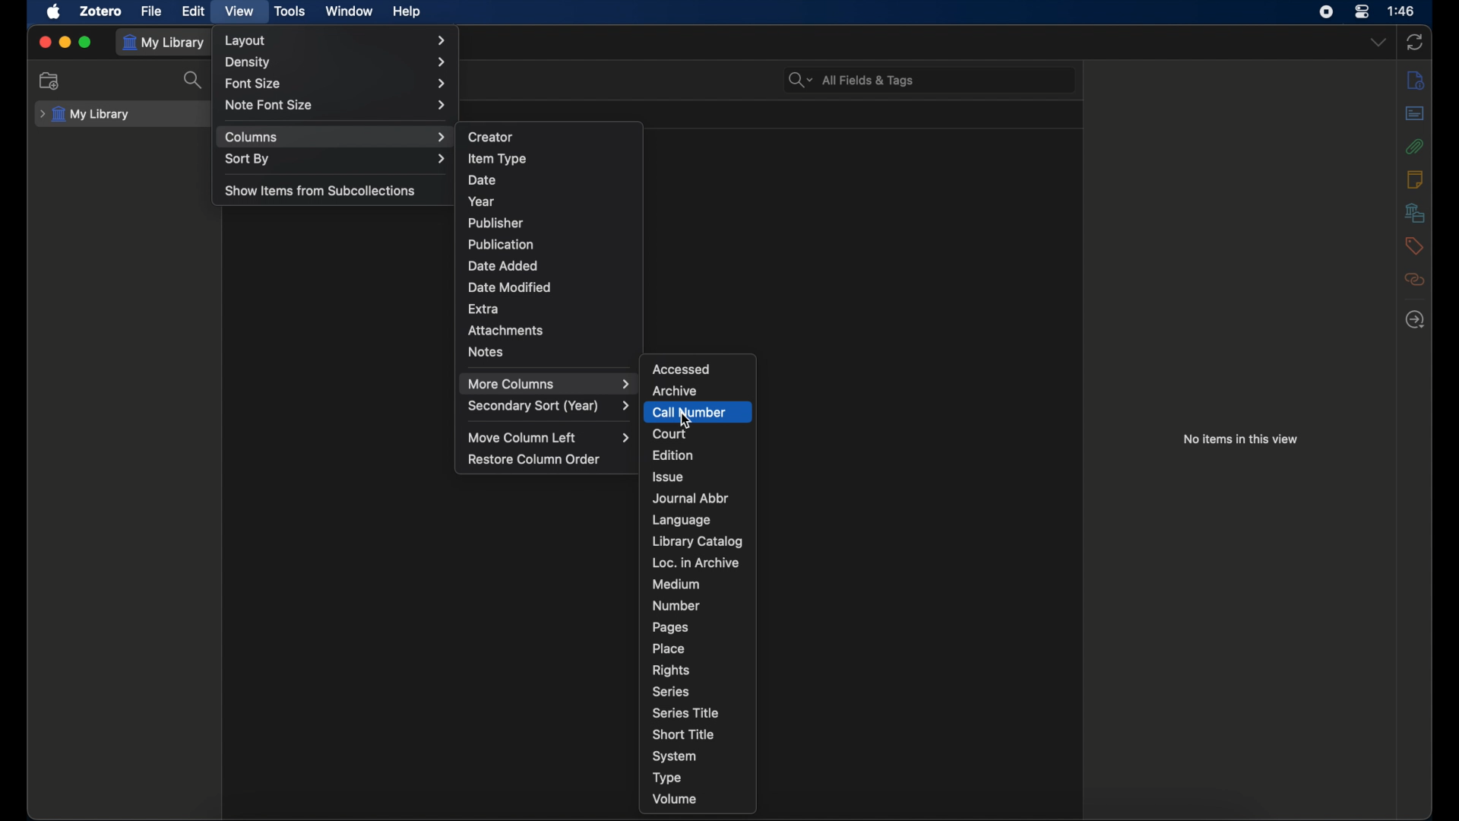 Image resolution: width=1459 pixels, height=821 pixels. Describe the element at coordinates (49, 80) in the screenshot. I see `new collection` at that location.